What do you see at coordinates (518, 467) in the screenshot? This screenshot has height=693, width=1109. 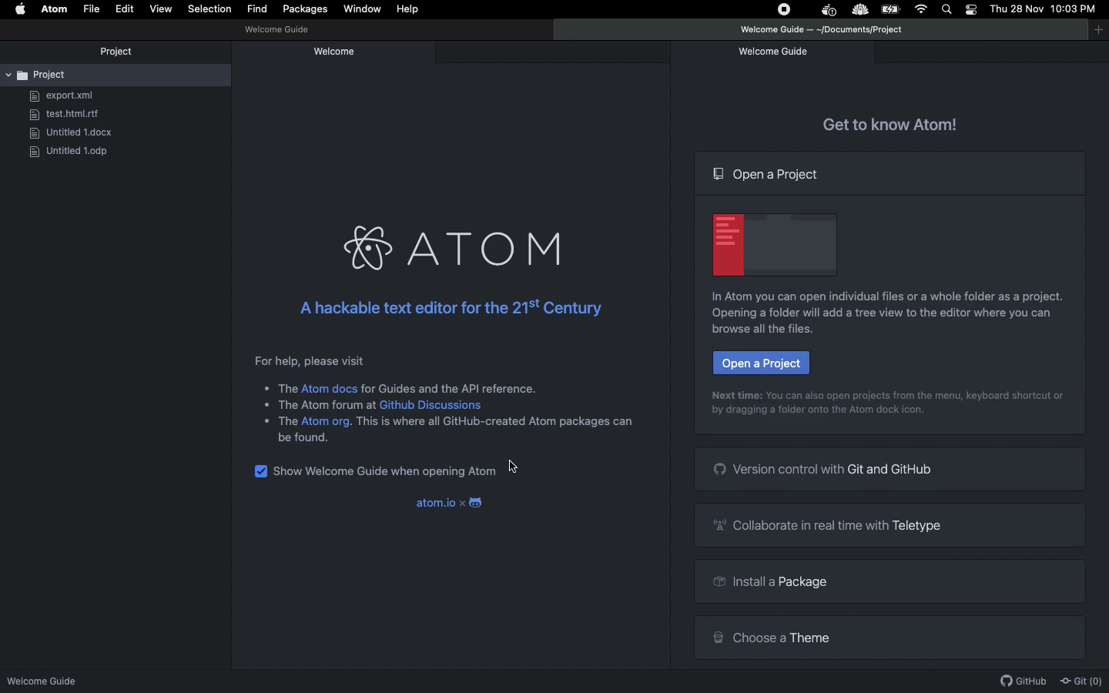 I see `crusor` at bounding box center [518, 467].